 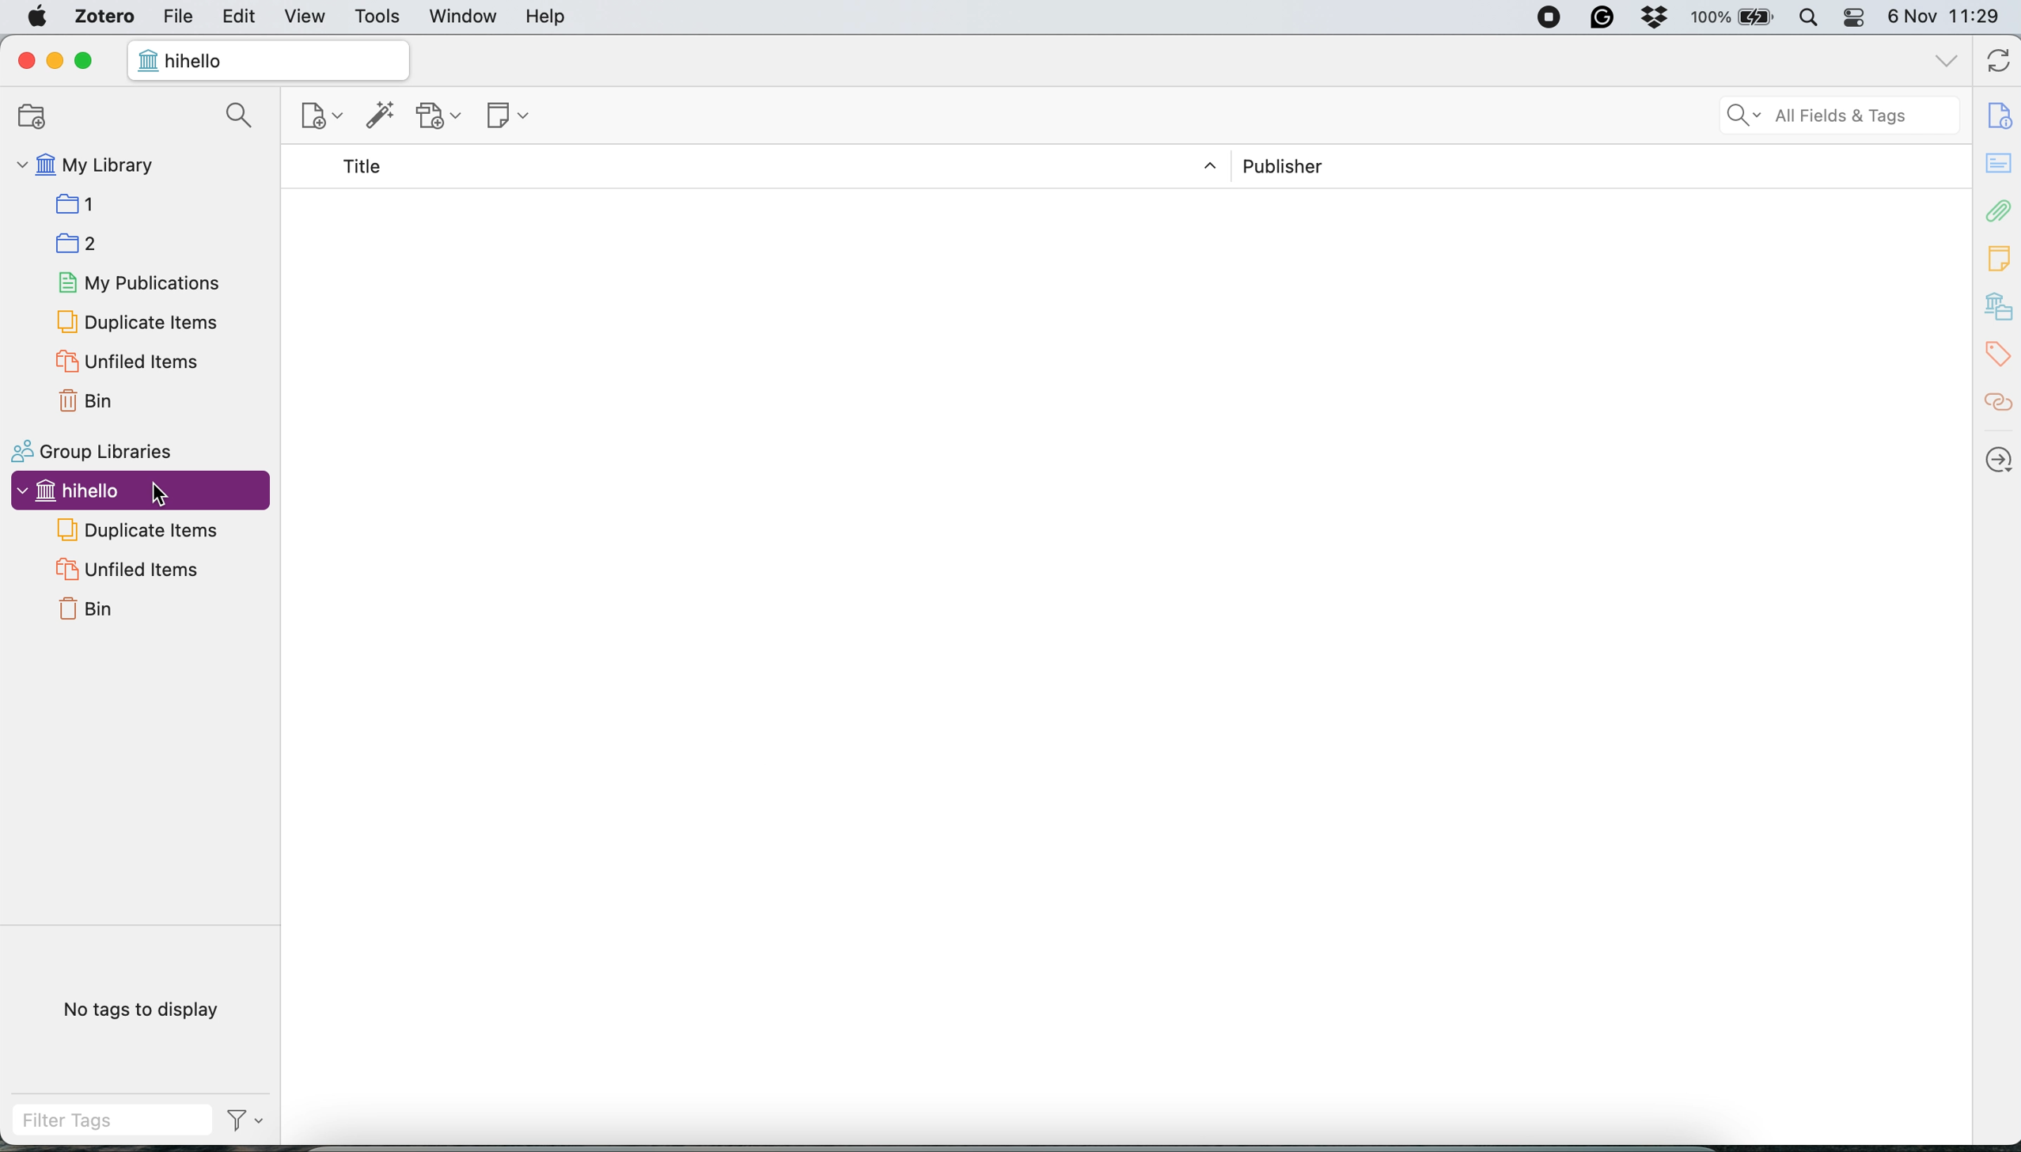 What do you see at coordinates (320, 118) in the screenshot?
I see `add new item` at bounding box center [320, 118].